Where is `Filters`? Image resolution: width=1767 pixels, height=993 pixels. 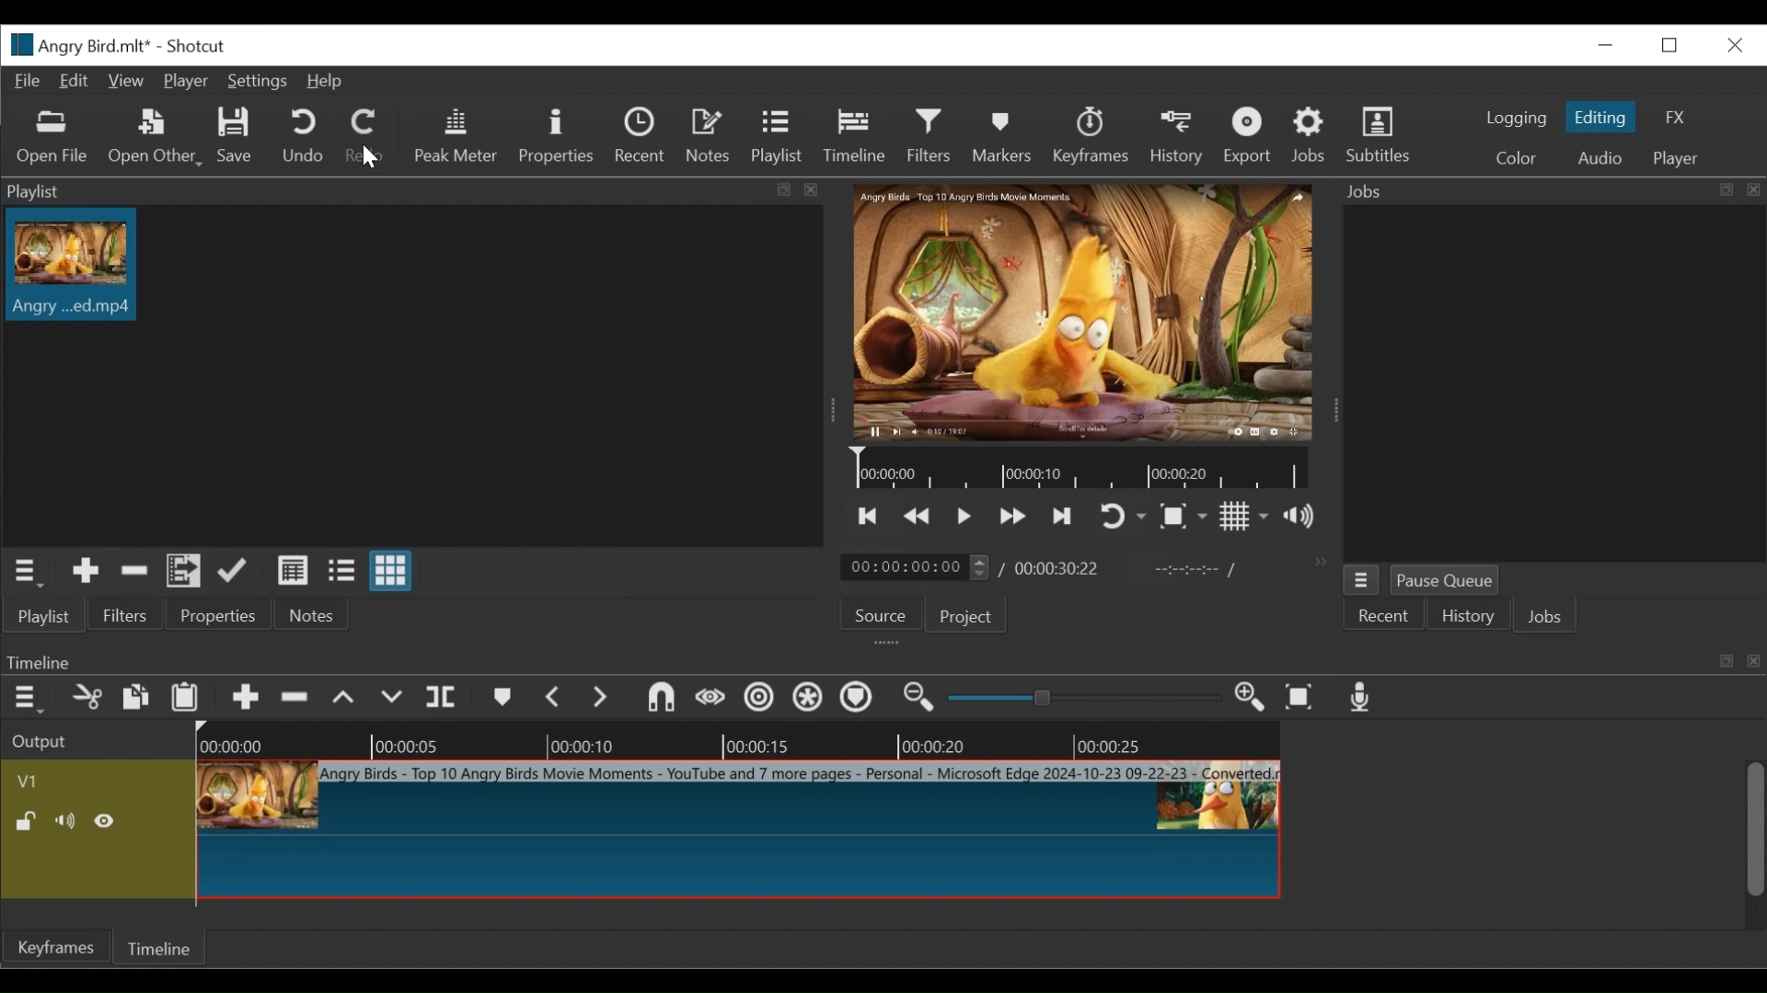
Filters is located at coordinates (929, 136).